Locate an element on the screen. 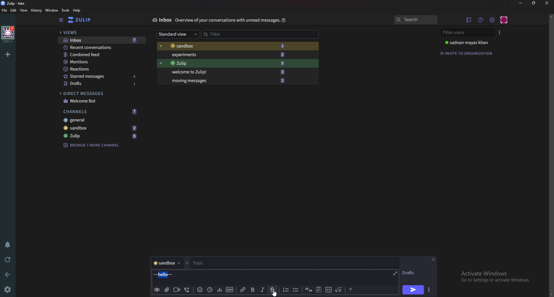  Emoji is located at coordinates (200, 290).